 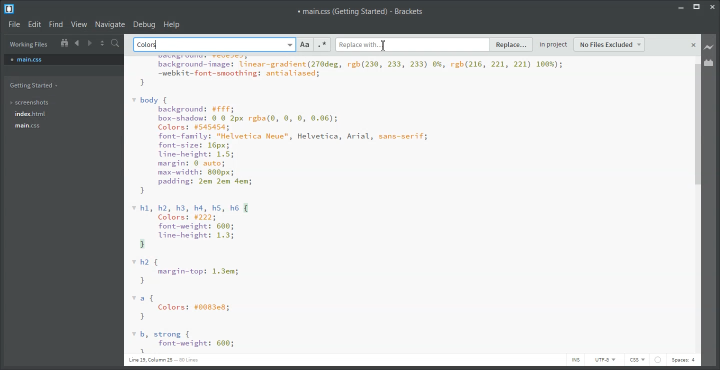 What do you see at coordinates (604, 359) in the screenshot?
I see `UTF-8` at bounding box center [604, 359].